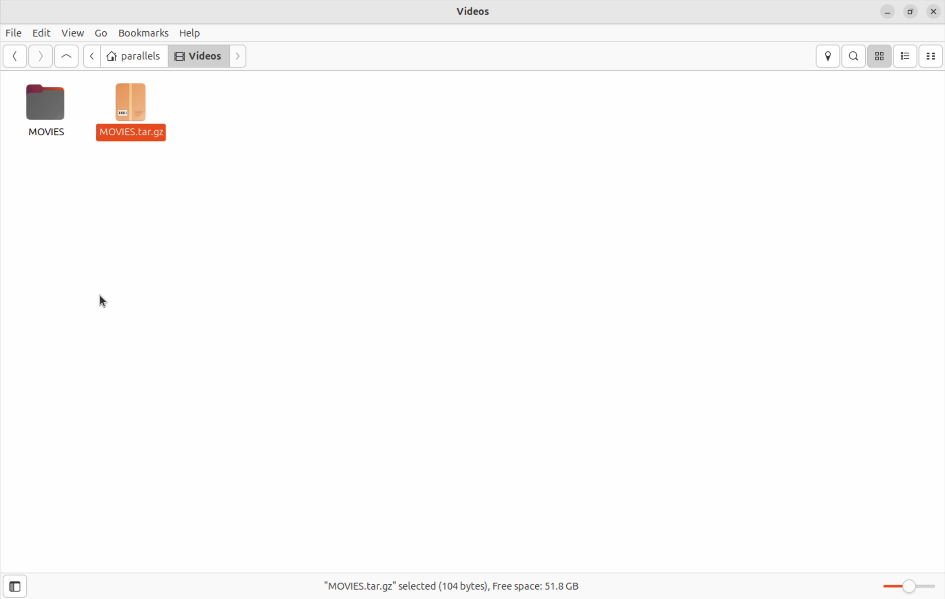 This screenshot has width=945, height=599. I want to click on Go next, so click(40, 56).